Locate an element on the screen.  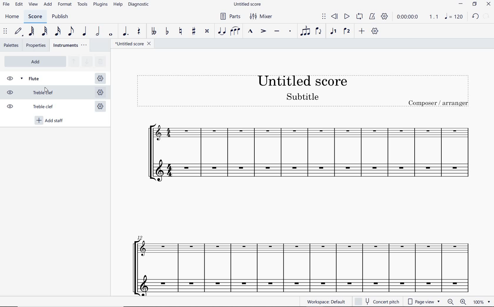
HELP is located at coordinates (118, 5).